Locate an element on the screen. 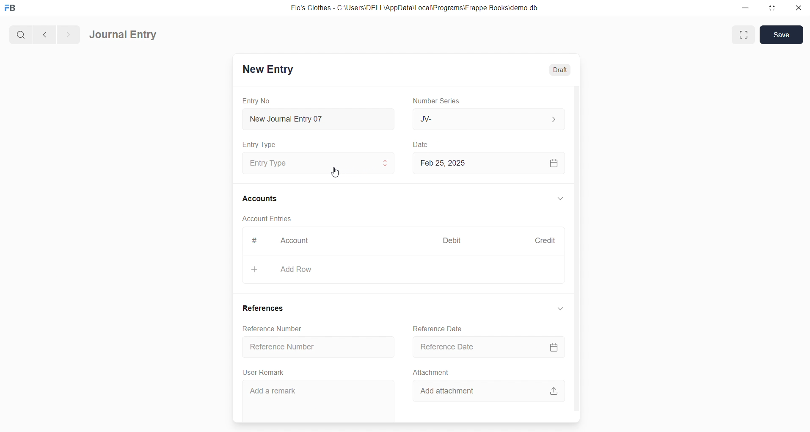 The width and height of the screenshot is (810, 432). New Journal Entry 07 is located at coordinates (319, 117).